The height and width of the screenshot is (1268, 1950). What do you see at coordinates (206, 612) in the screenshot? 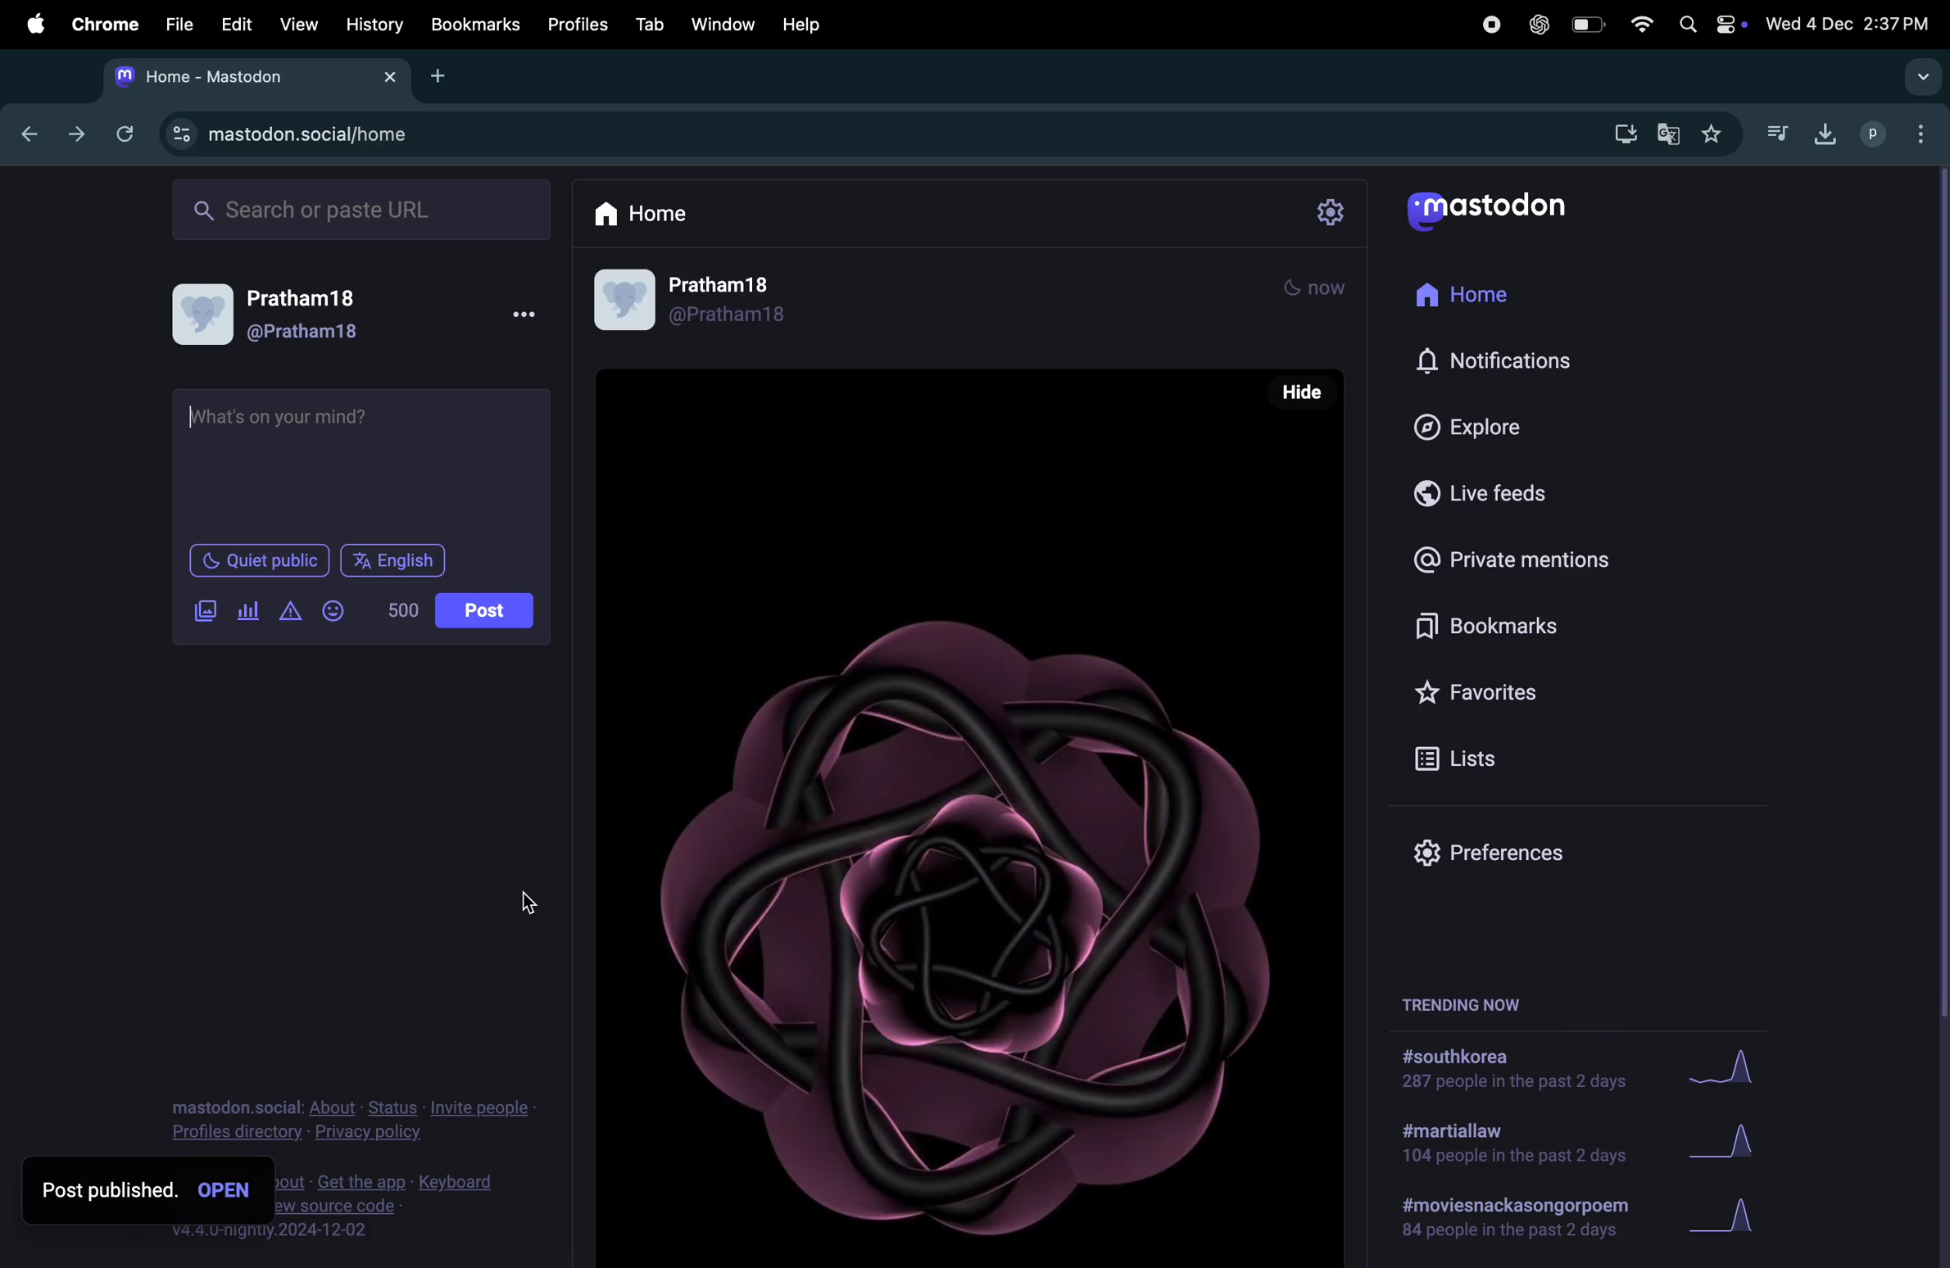
I see `image` at bounding box center [206, 612].